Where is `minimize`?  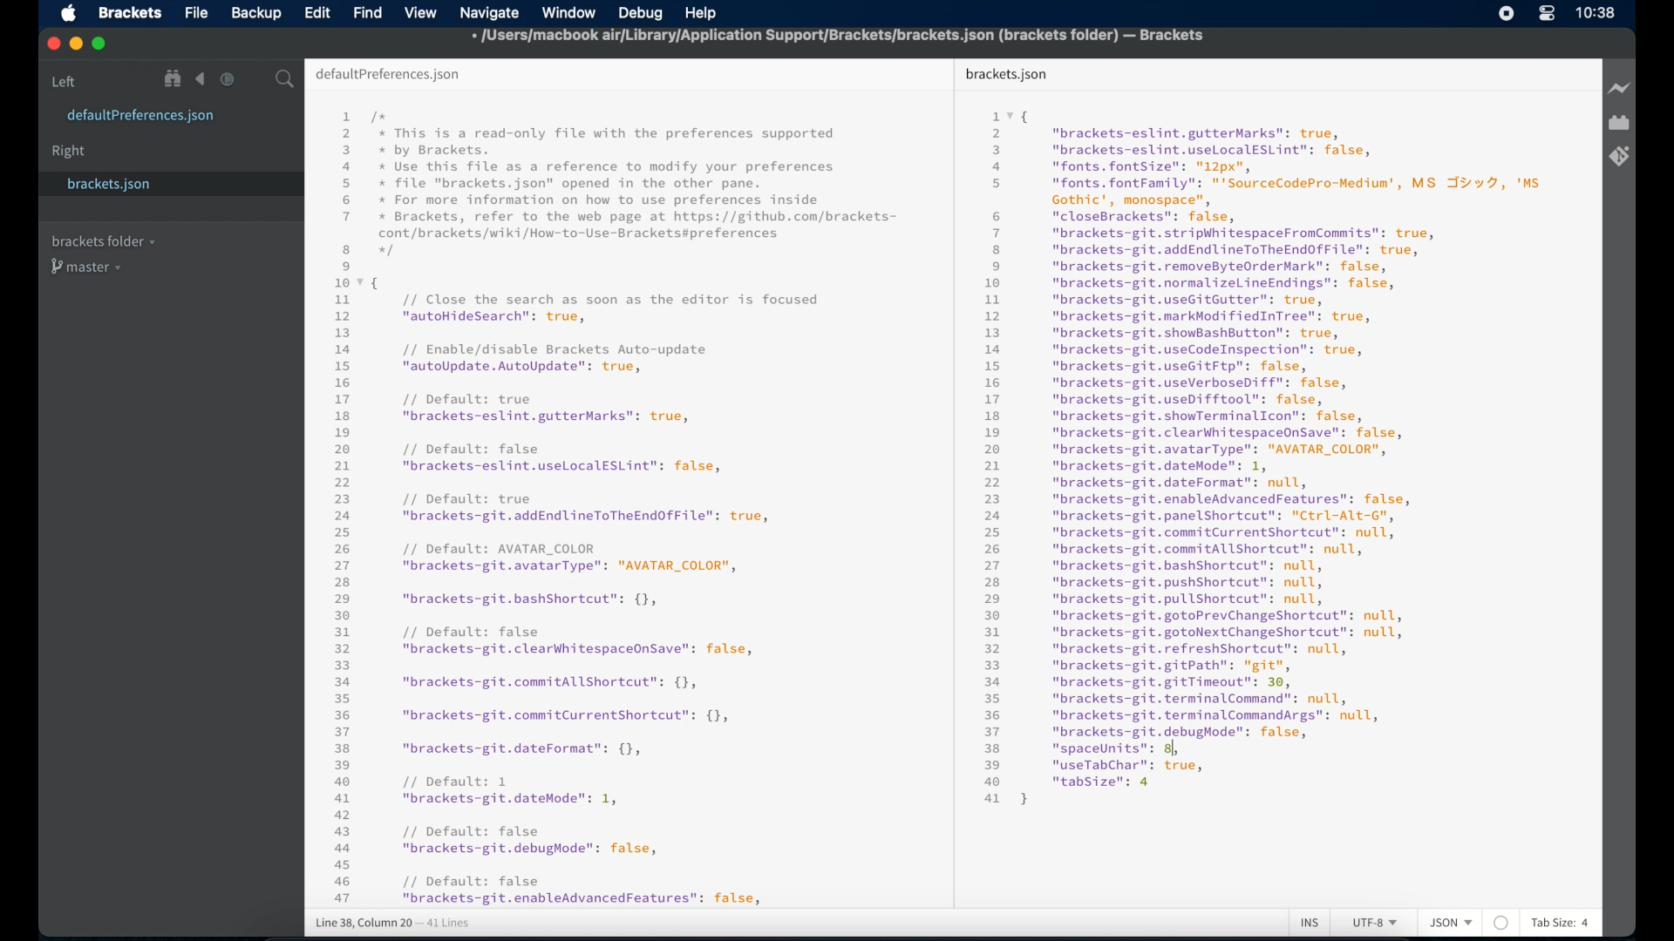 minimize is located at coordinates (78, 44).